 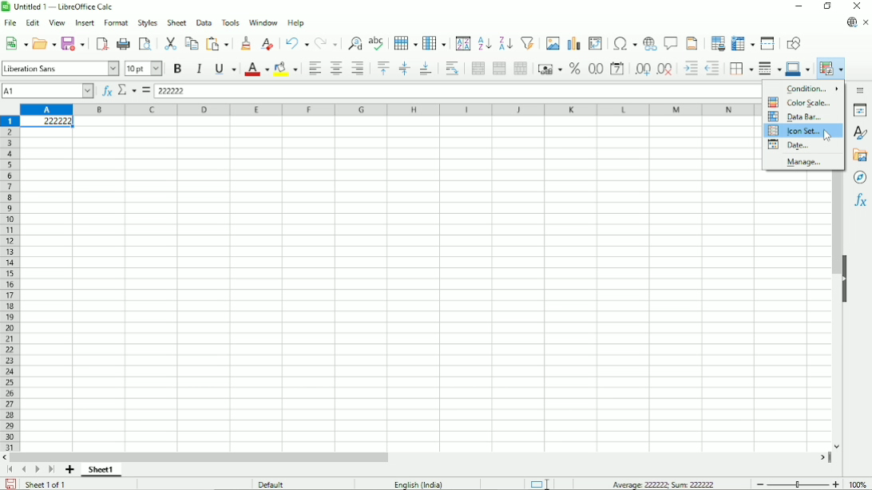 What do you see at coordinates (147, 22) in the screenshot?
I see `Styles` at bounding box center [147, 22].